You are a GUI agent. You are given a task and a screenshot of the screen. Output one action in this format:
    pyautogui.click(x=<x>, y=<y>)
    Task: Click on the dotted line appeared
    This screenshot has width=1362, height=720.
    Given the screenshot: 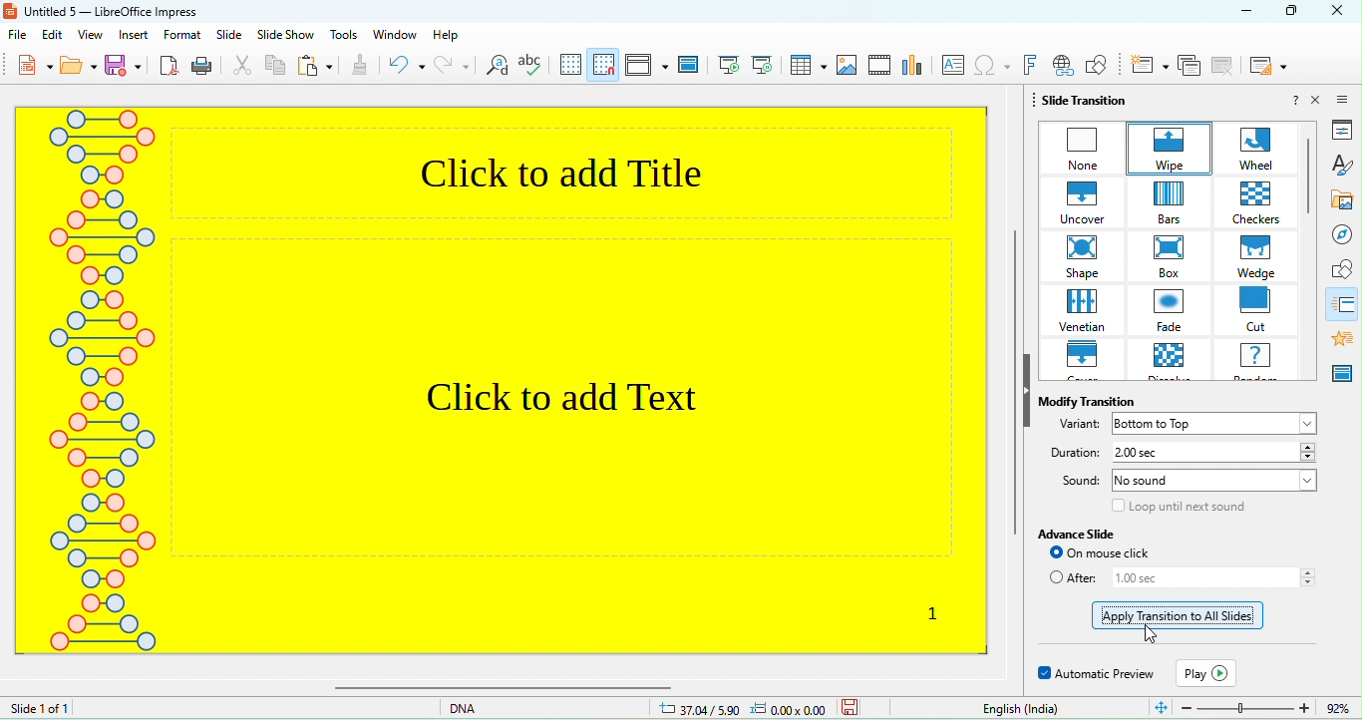 What is the action you would take?
    pyautogui.click(x=1180, y=614)
    